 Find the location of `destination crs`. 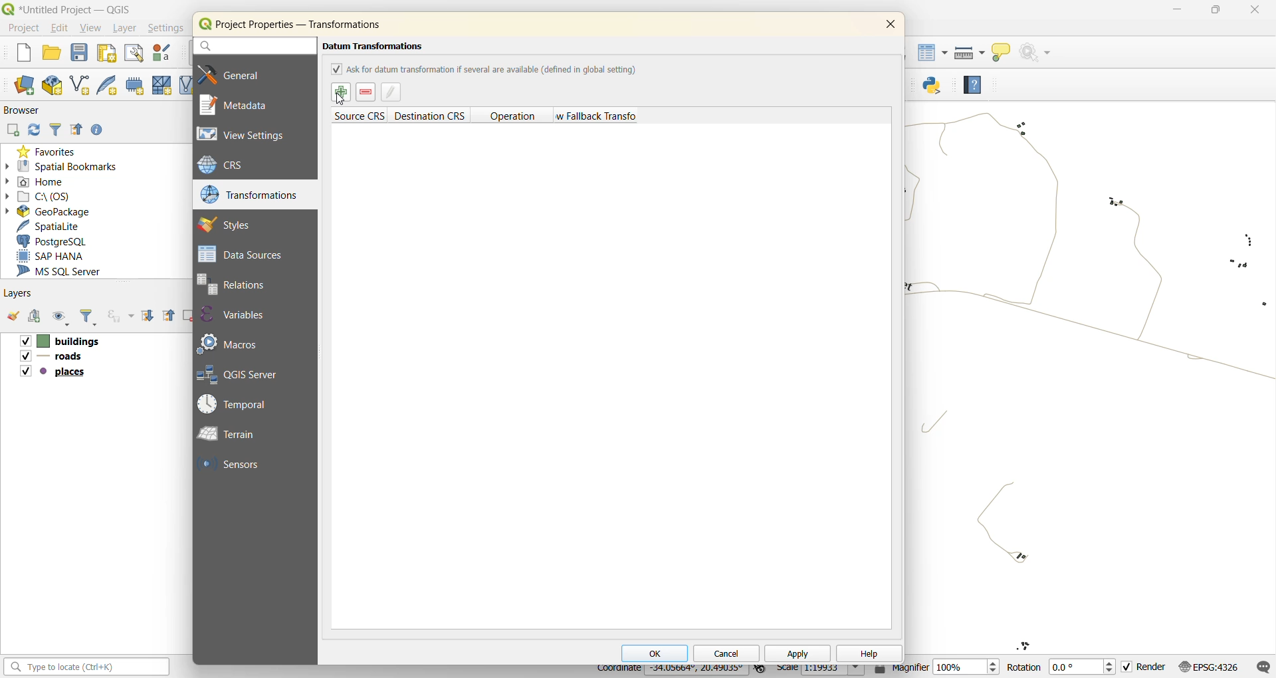

destination crs is located at coordinates (431, 114).